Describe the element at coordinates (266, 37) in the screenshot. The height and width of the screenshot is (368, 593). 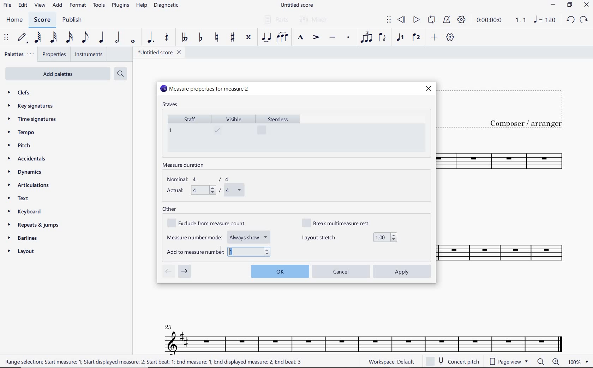
I see `TIE` at that location.